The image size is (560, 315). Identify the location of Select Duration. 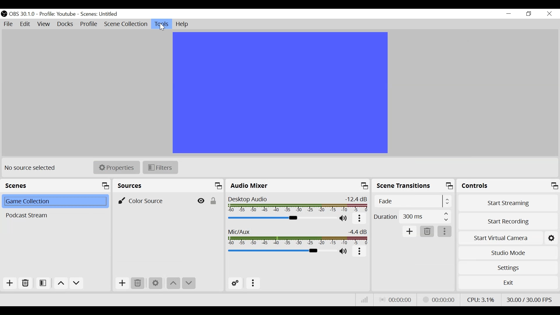
(412, 216).